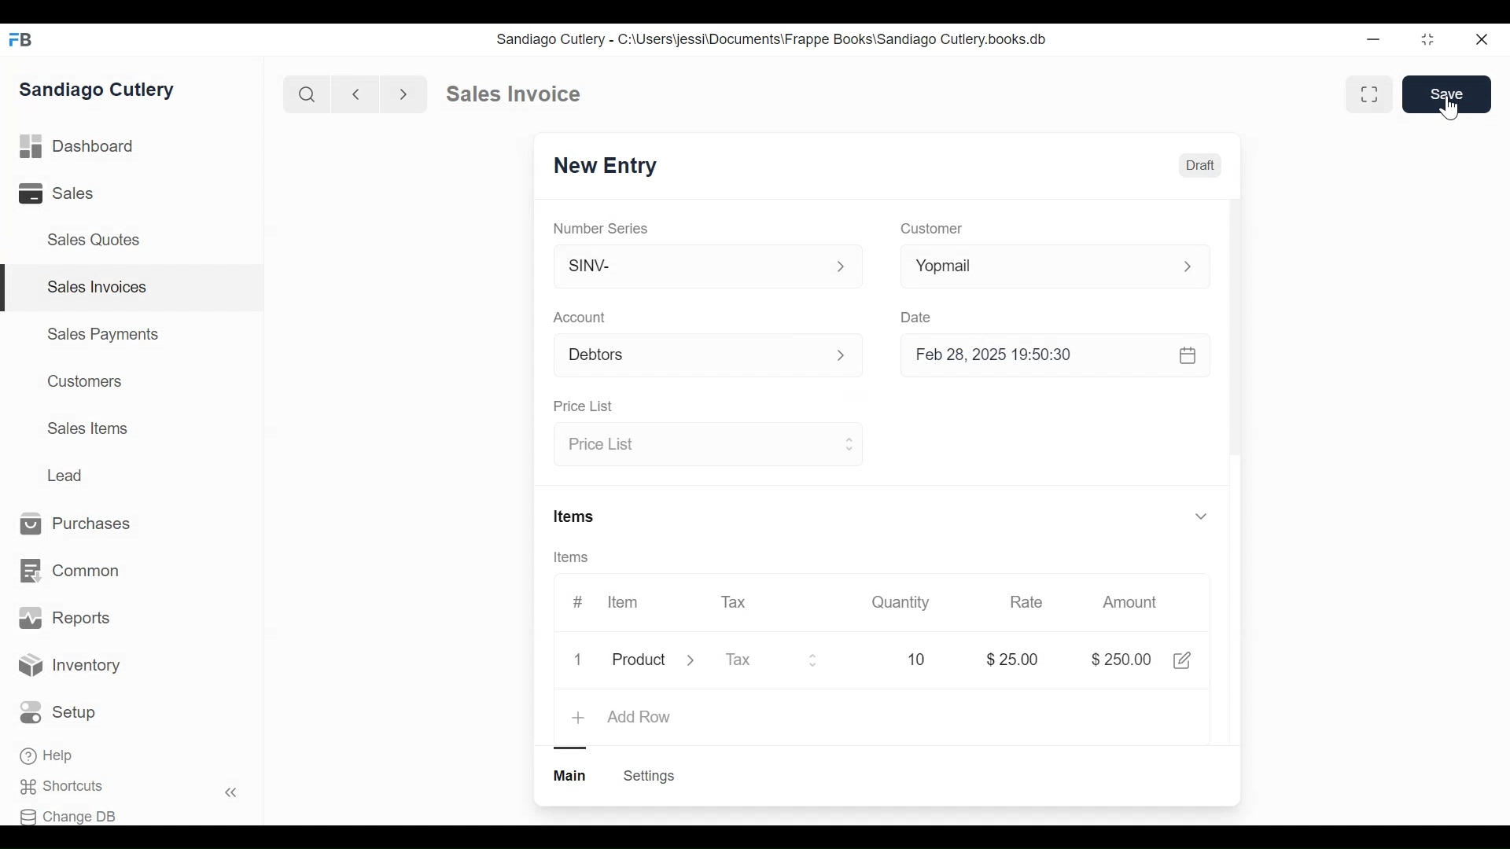 This screenshot has height=849, width=1510. Describe the element at coordinates (68, 787) in the screenshot. I see `Shortcuts` at that location.